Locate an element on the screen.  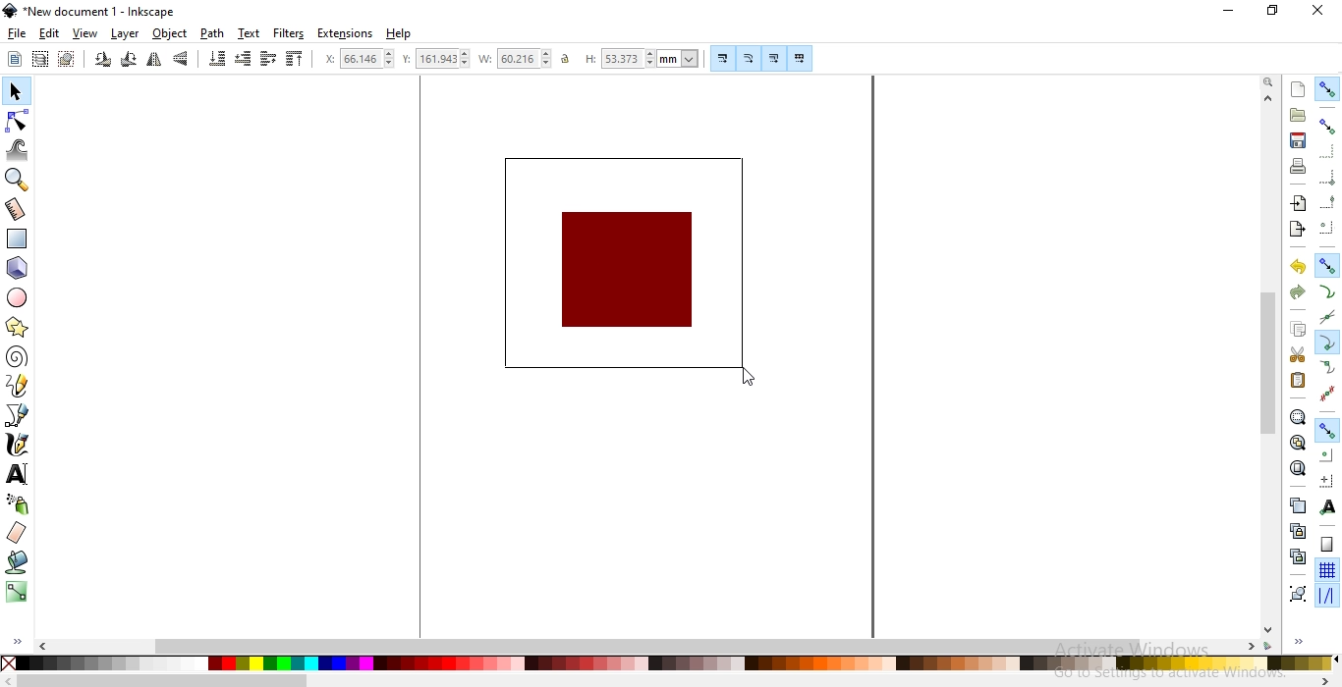
enable snapping is located at coordinates (1328, 87).